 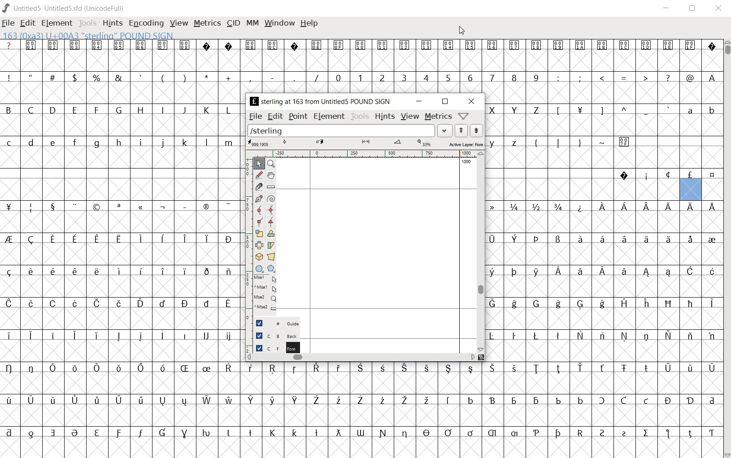 I want to click on Symbol, so click(x=118, y=433).